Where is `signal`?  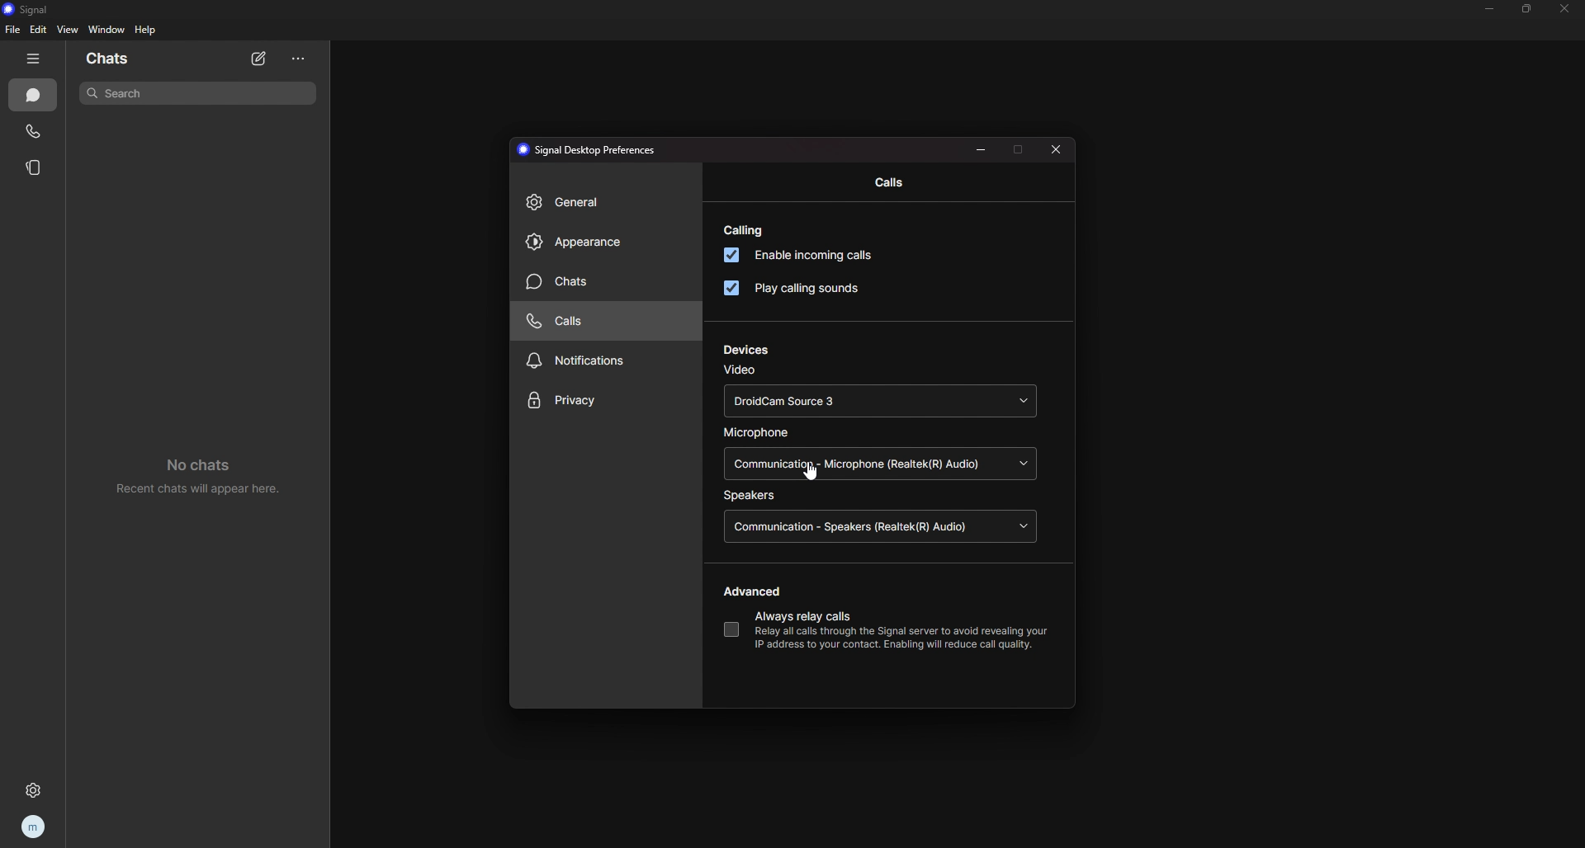
signal is located at coordinates (39, 8).